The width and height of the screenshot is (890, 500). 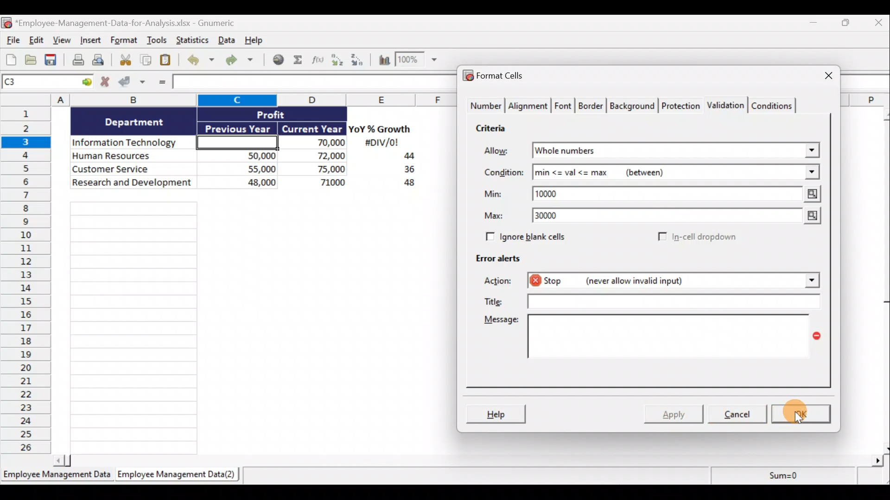 What do you see at coordinates (311, 129) in the screenshot?
I see `Current Year` at bounding box center [311, 129].